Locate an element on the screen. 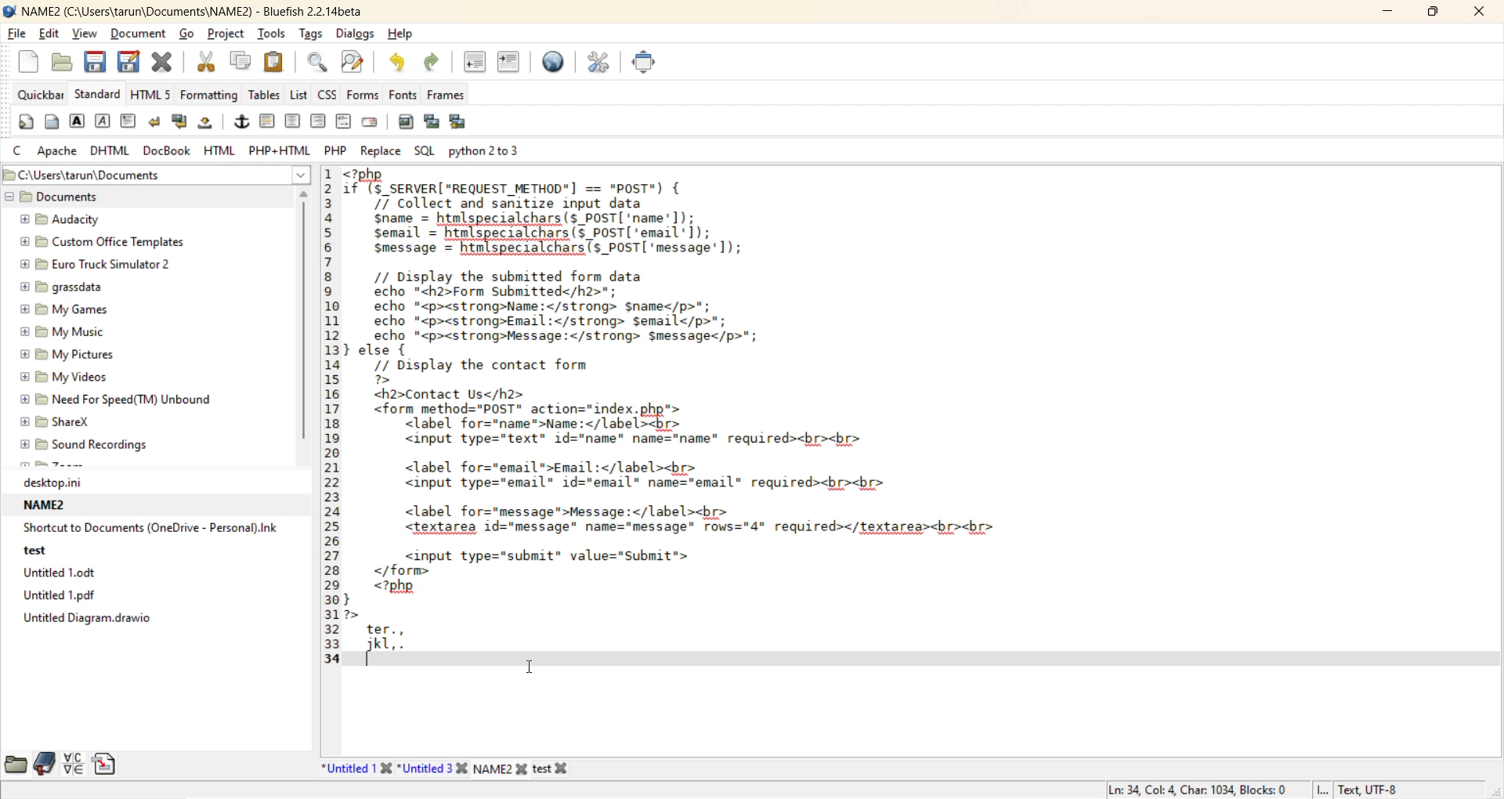 This screenshot has height=799, width=1504. anchor is located at coordinates (243, 123).